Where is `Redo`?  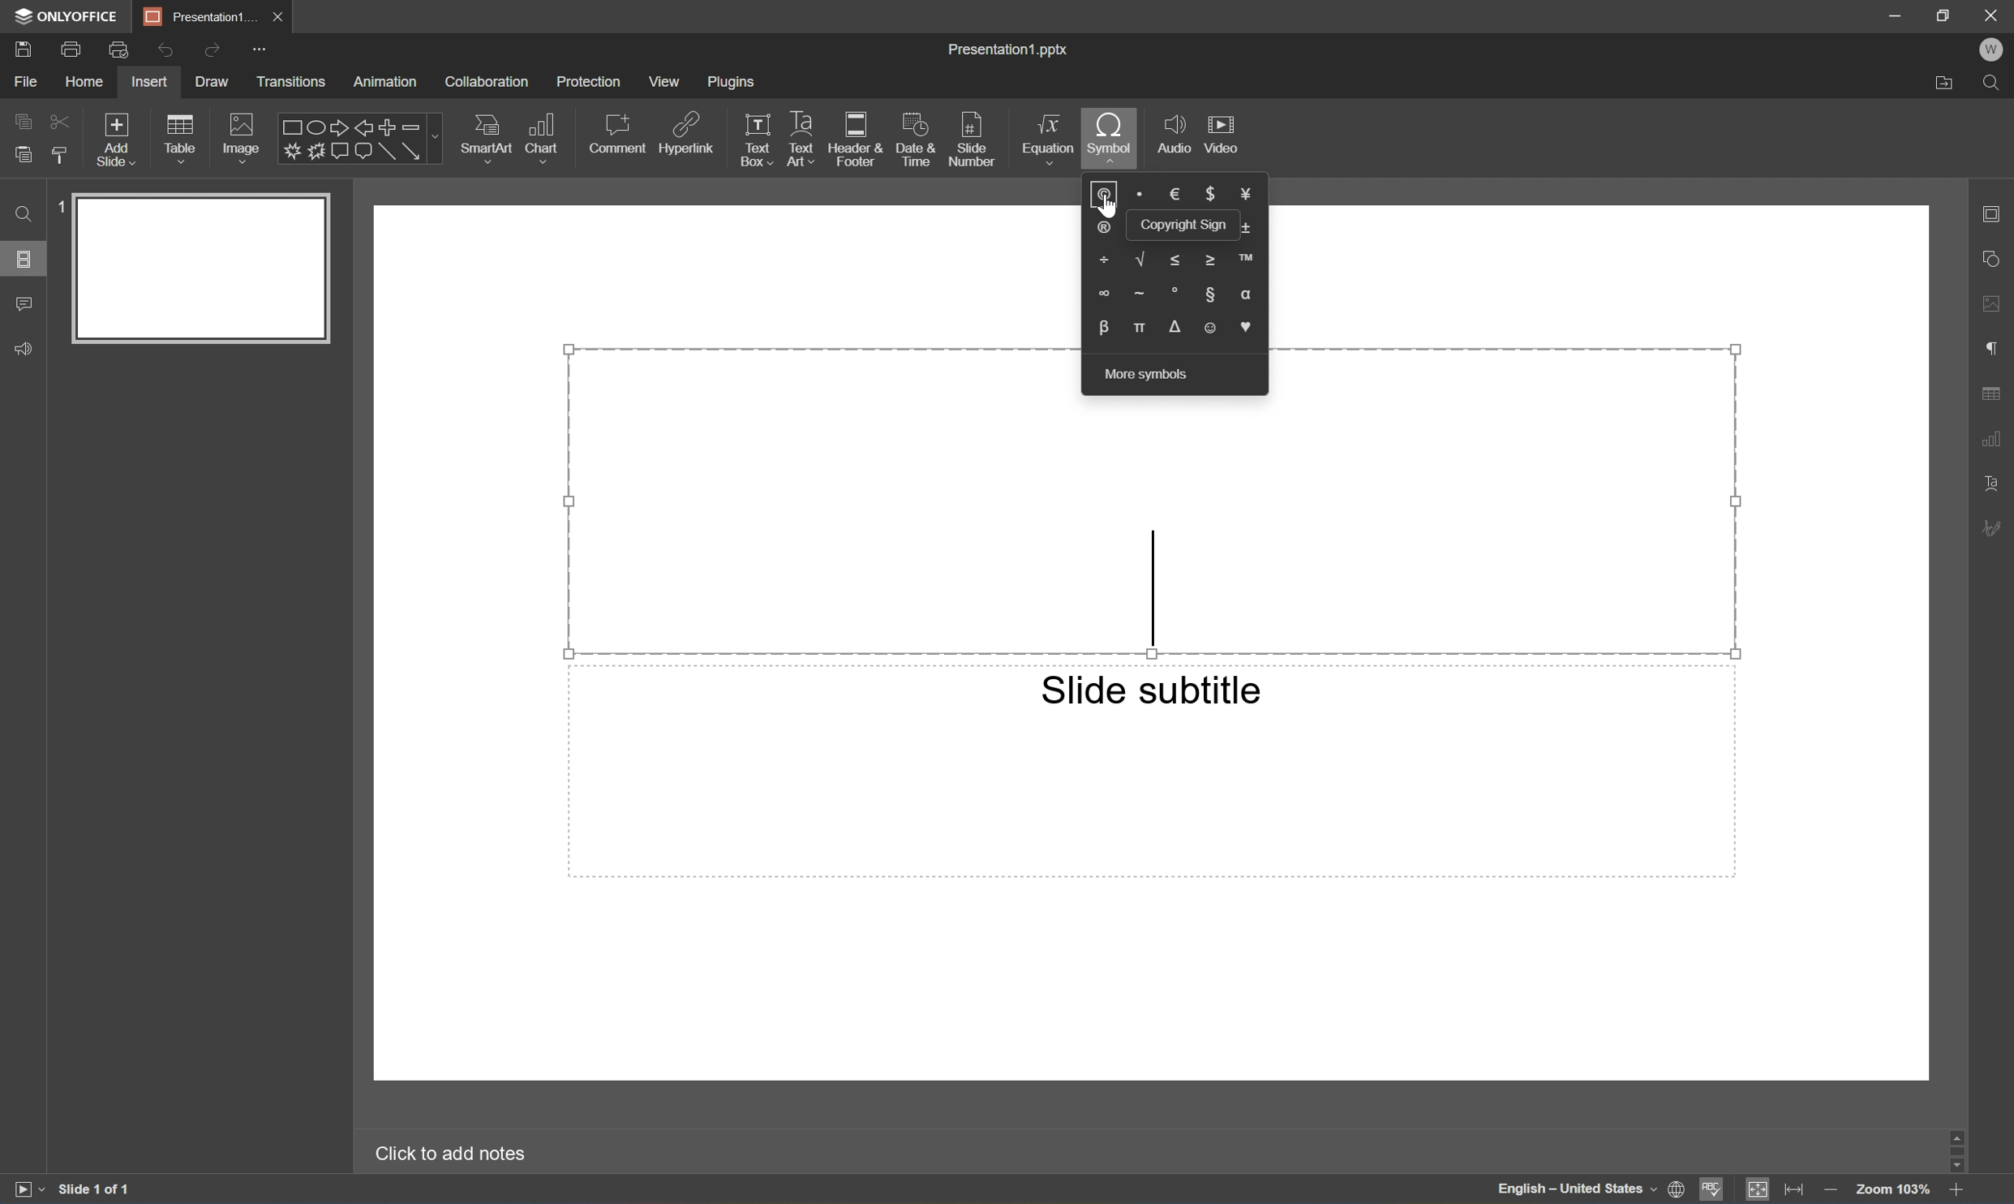 Redo is located at coordinates (209, 51).